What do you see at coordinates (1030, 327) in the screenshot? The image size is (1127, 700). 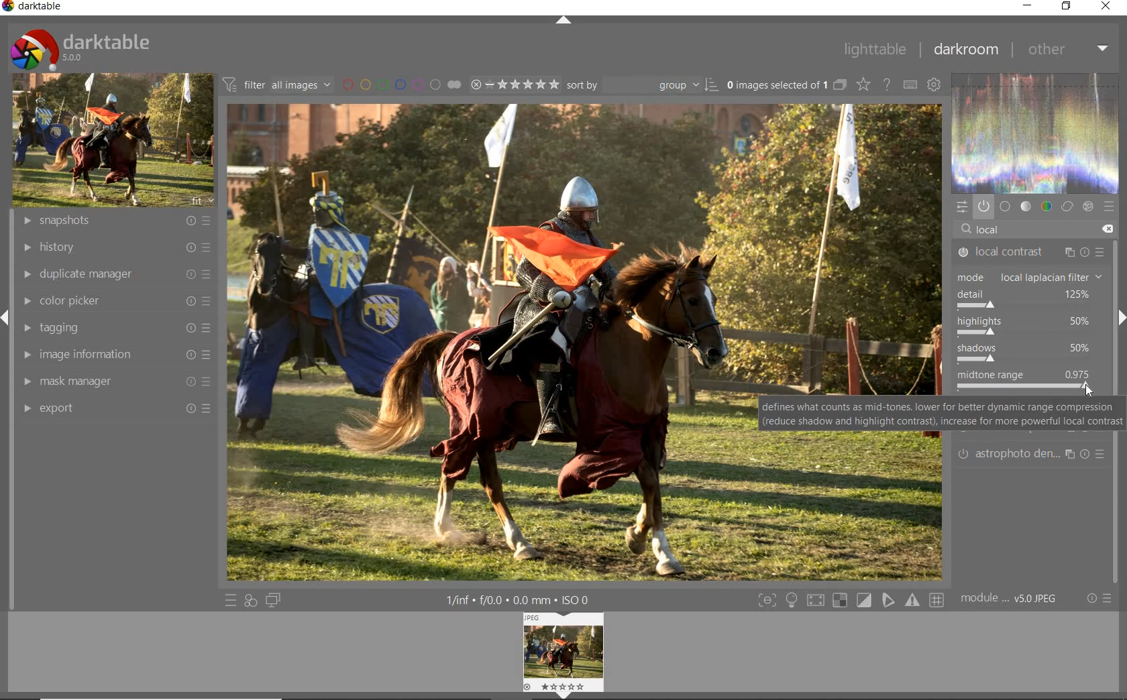 I see `HIGHLIGHTS` at bounding box center [1030, 327].